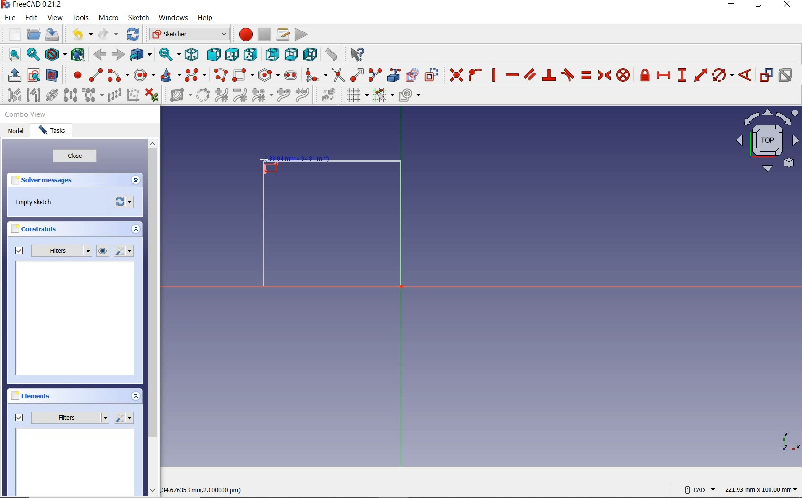 The height and width of the screenshot is (498, 802). What do you see at coordinates (314, 75) in the screenshot?
I see `create fillet` at bounding box center [314, 75].